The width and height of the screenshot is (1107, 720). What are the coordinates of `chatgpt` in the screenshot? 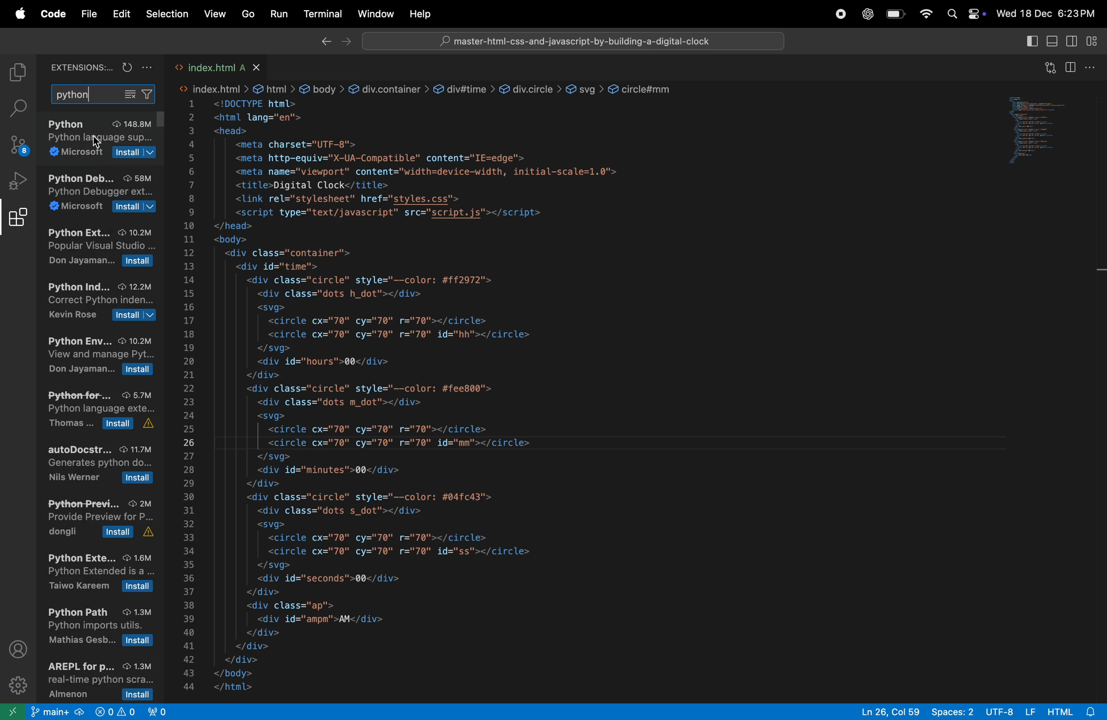 It's located at (866, 14).